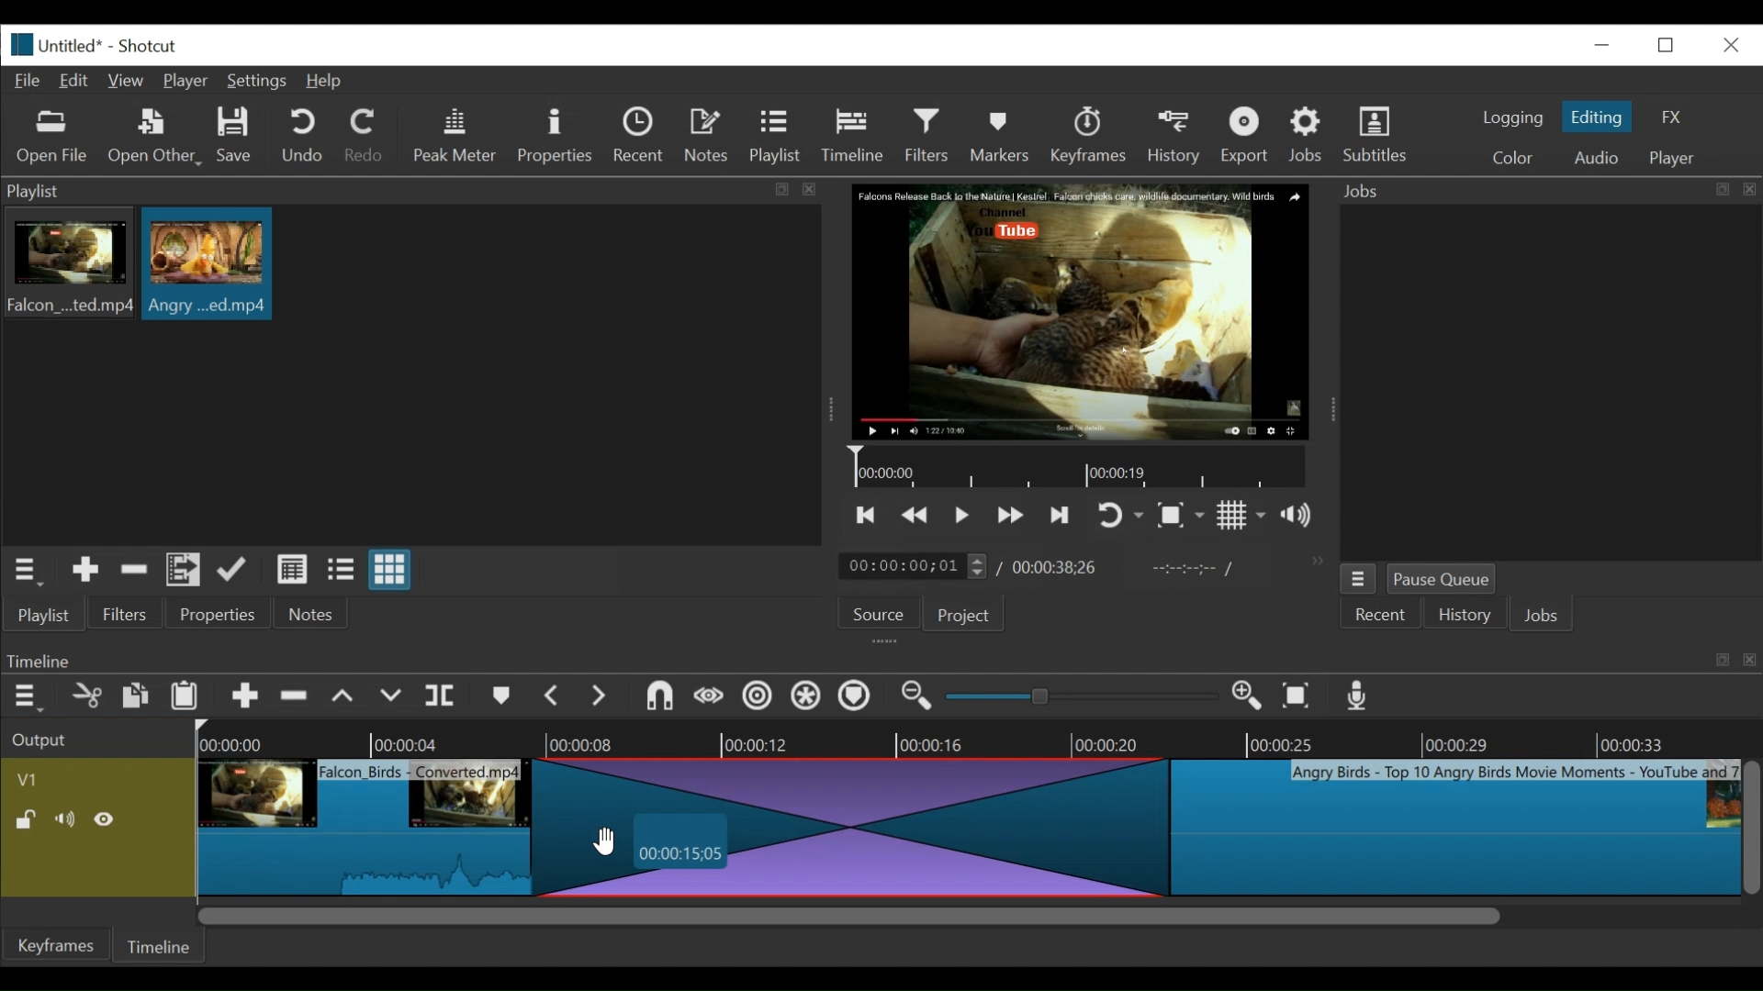 The width and height of the screenshot is (1763, 991). Describe the element at coordinates (1004, 135) in the screenshot. I see `Markers` at that location.